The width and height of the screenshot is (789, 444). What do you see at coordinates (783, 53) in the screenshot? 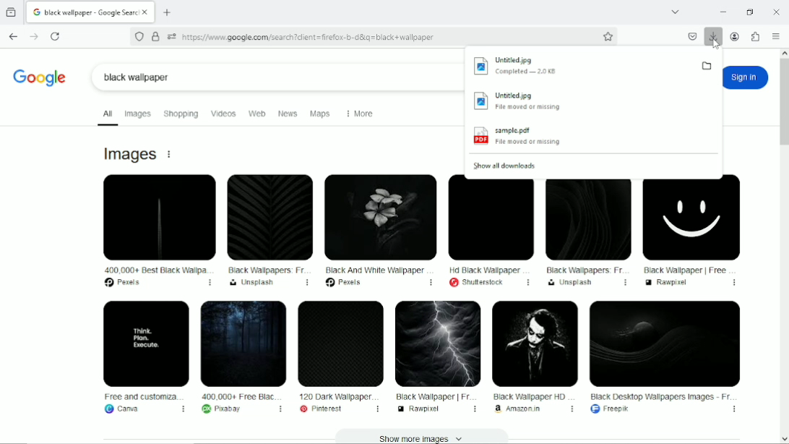
I see `scroll up ` at bounding box center [783, 53].